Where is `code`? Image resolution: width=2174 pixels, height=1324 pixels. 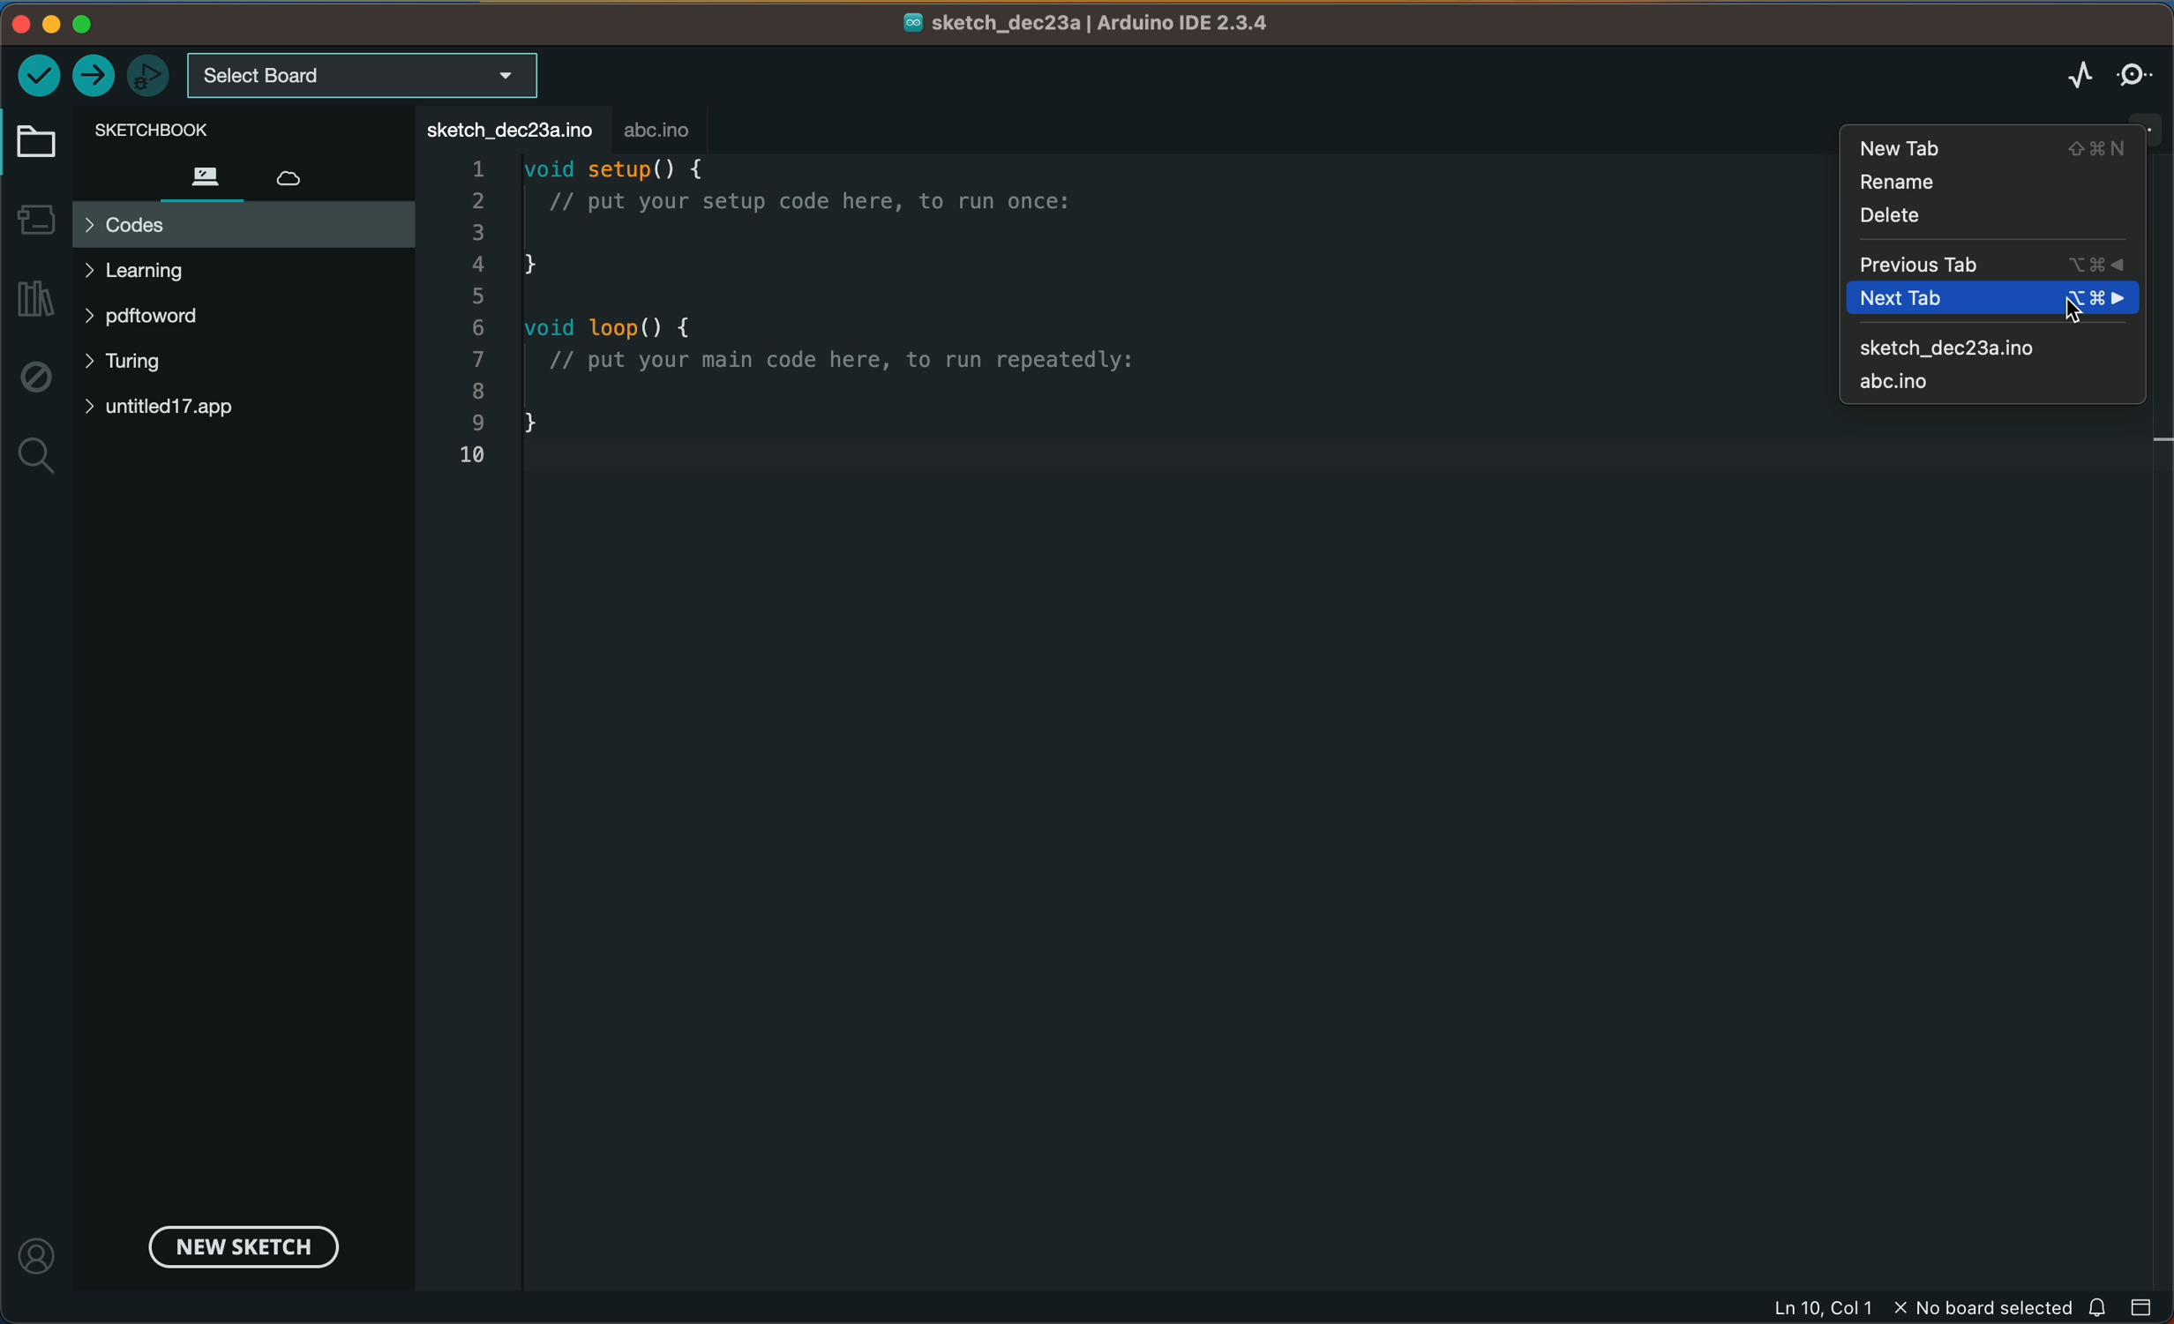 code is located at coordinates (952, 318).